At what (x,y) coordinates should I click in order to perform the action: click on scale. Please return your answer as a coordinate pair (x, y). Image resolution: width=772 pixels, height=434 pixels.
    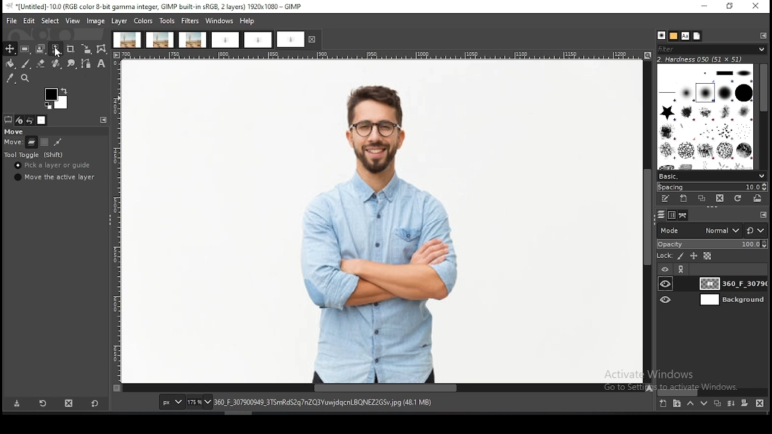
    Looking at the image, I should click on (384, 55).